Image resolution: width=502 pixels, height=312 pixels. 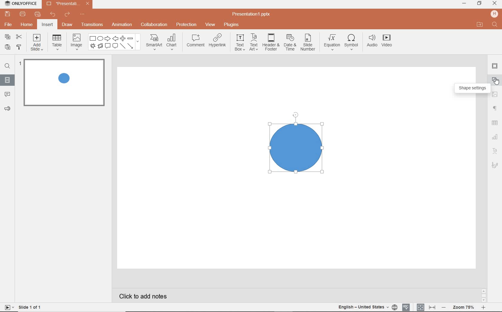 I want to click on find, so click(x=7, y=65).